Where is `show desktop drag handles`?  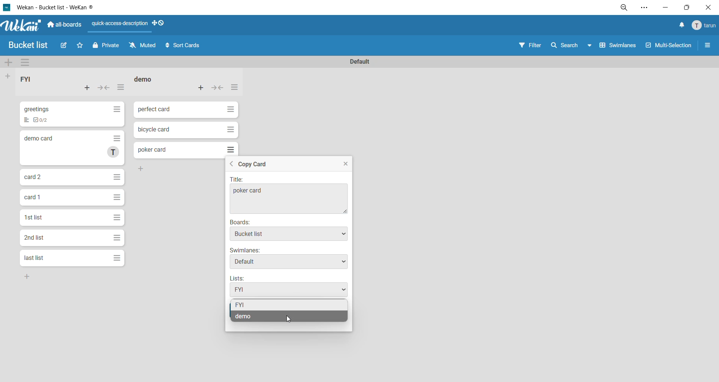 show desktop drag handles is located at coordinates (161, 24).